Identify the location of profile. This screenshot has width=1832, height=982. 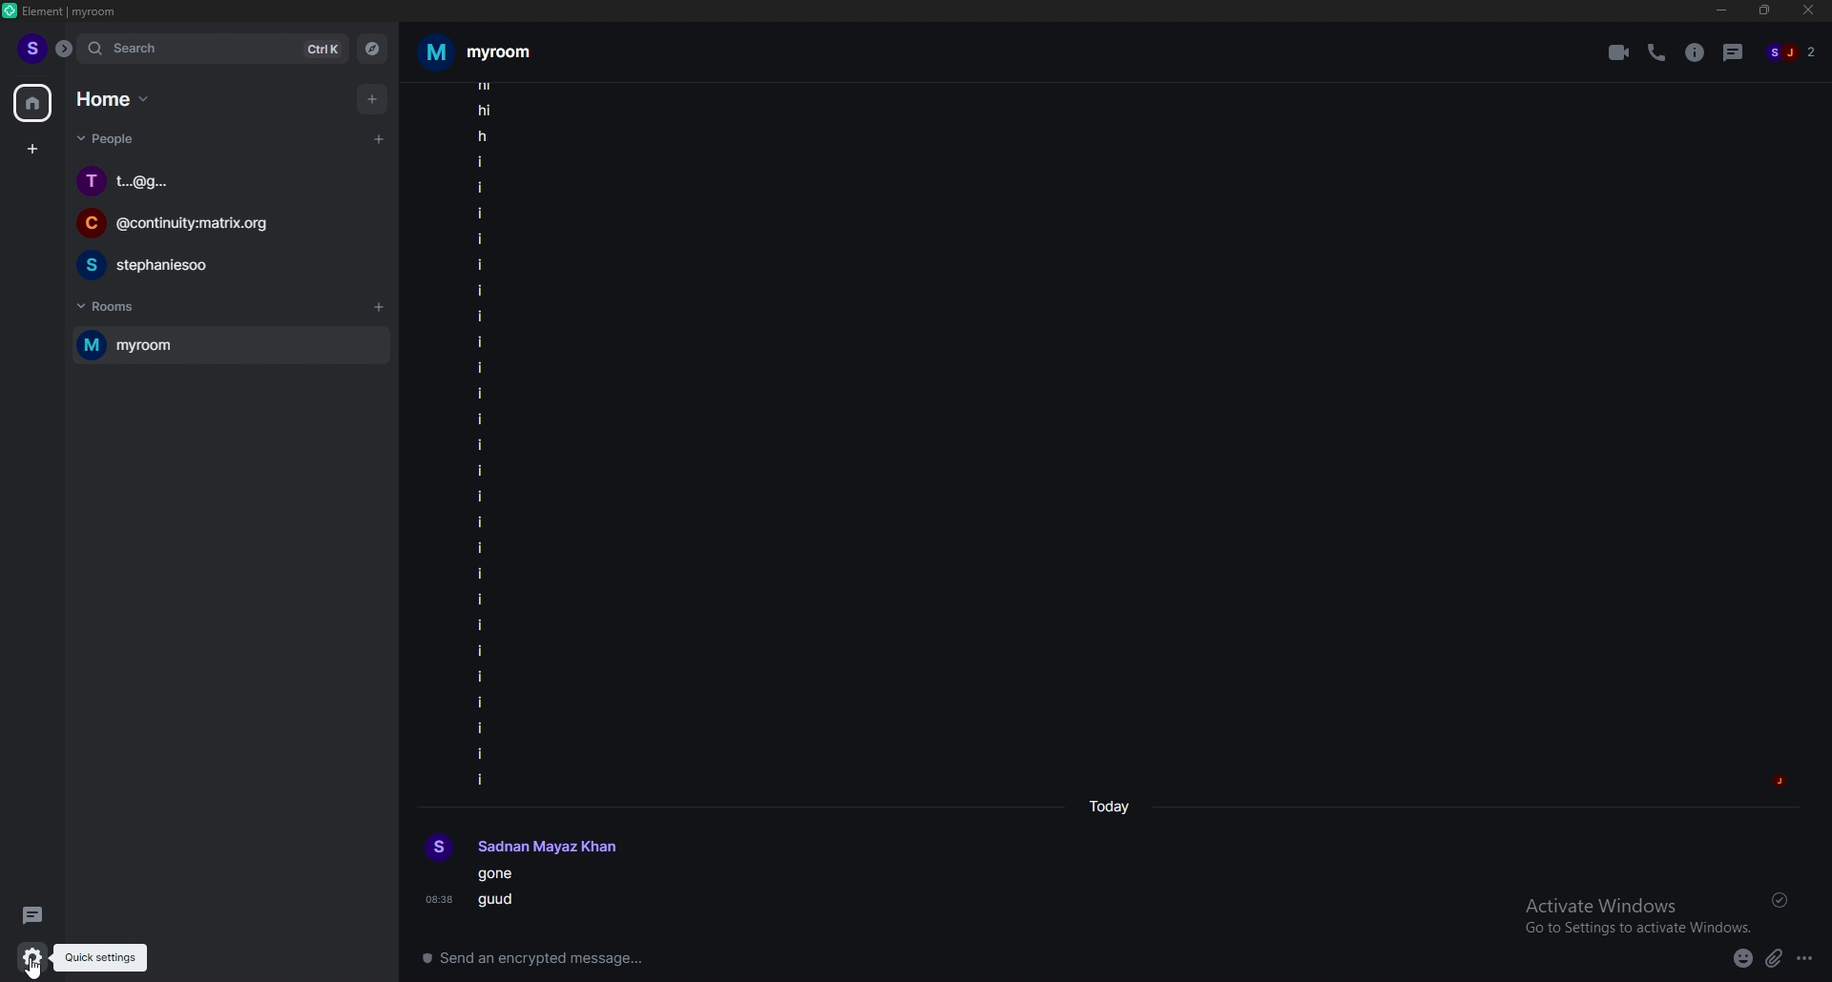
(31, 48).